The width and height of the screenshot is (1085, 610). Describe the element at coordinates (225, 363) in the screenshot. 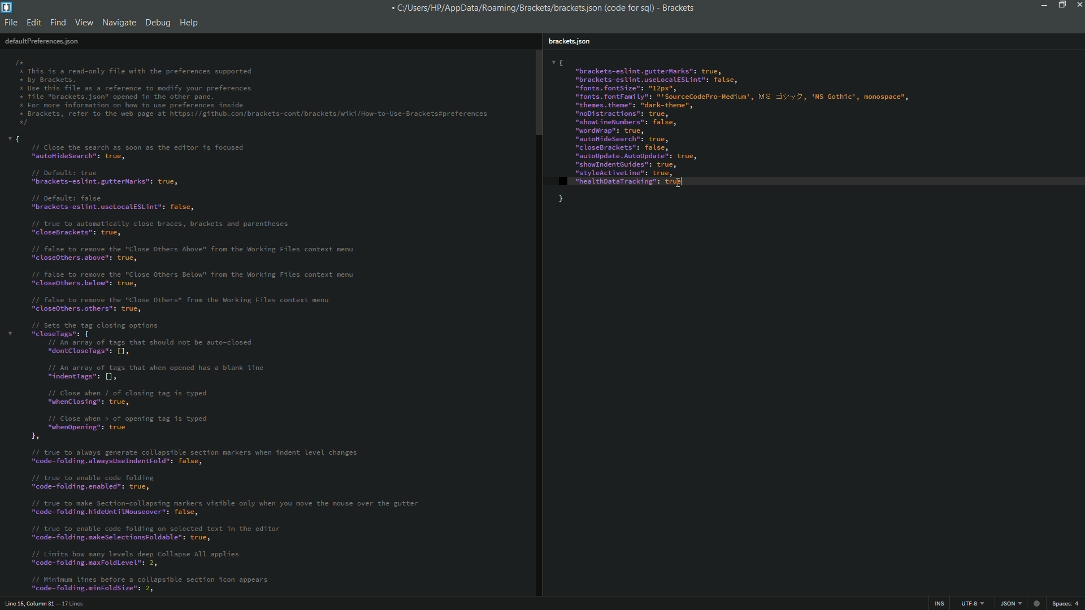

I see `Setting options` at that location.